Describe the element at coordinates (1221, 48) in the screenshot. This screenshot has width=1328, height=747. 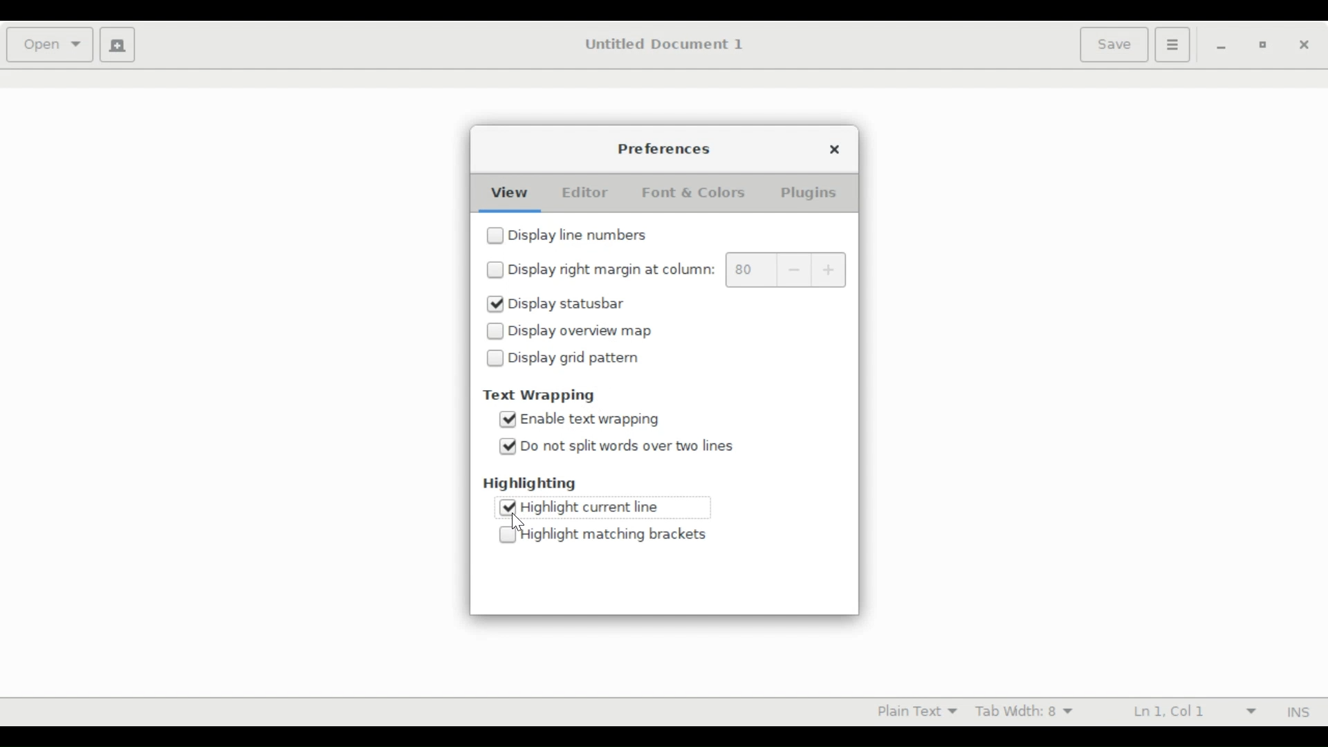
I see `minimize` at that location.